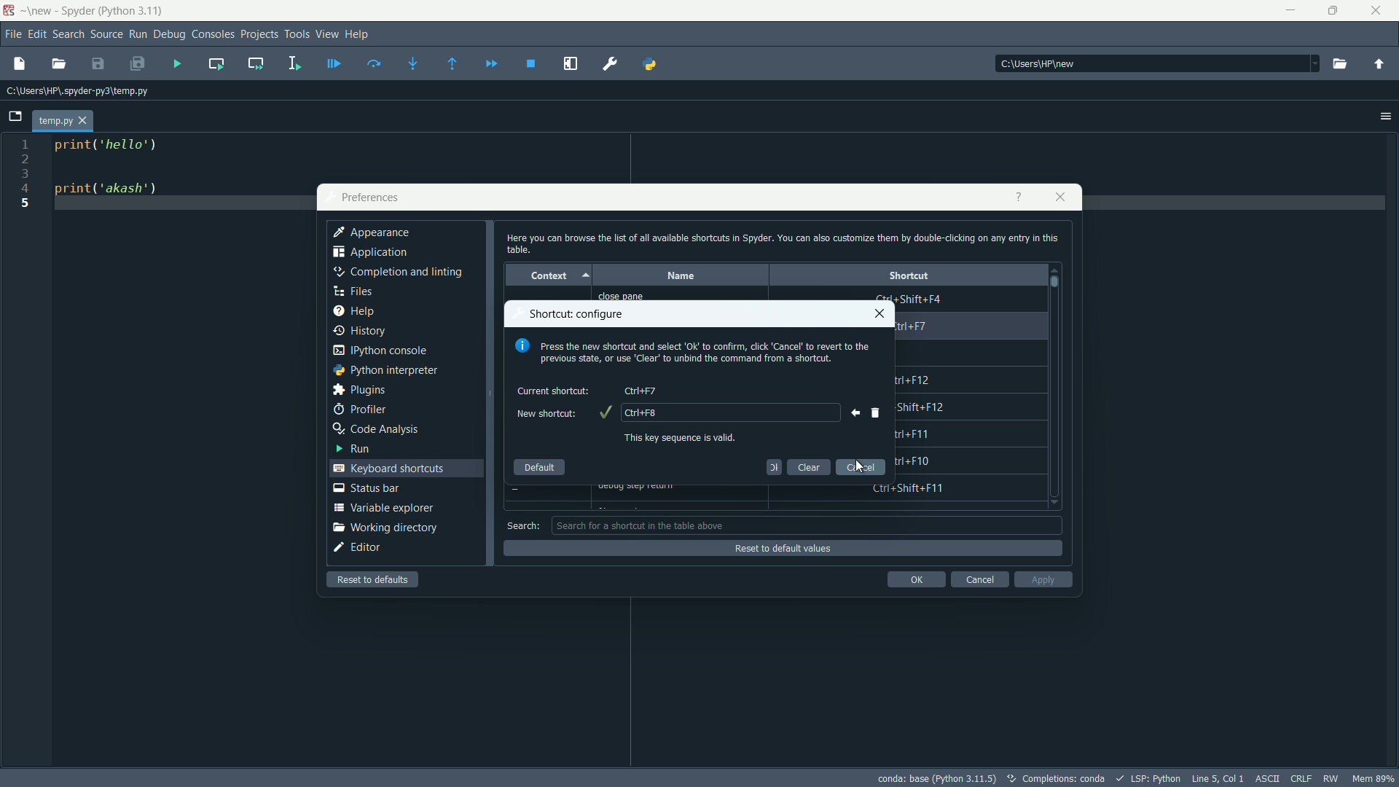 The image size is (1399, 787). What do you see at coordinates (1333, 778) in the screenshot?
I see `rw` at bounding box center [1333, 778].